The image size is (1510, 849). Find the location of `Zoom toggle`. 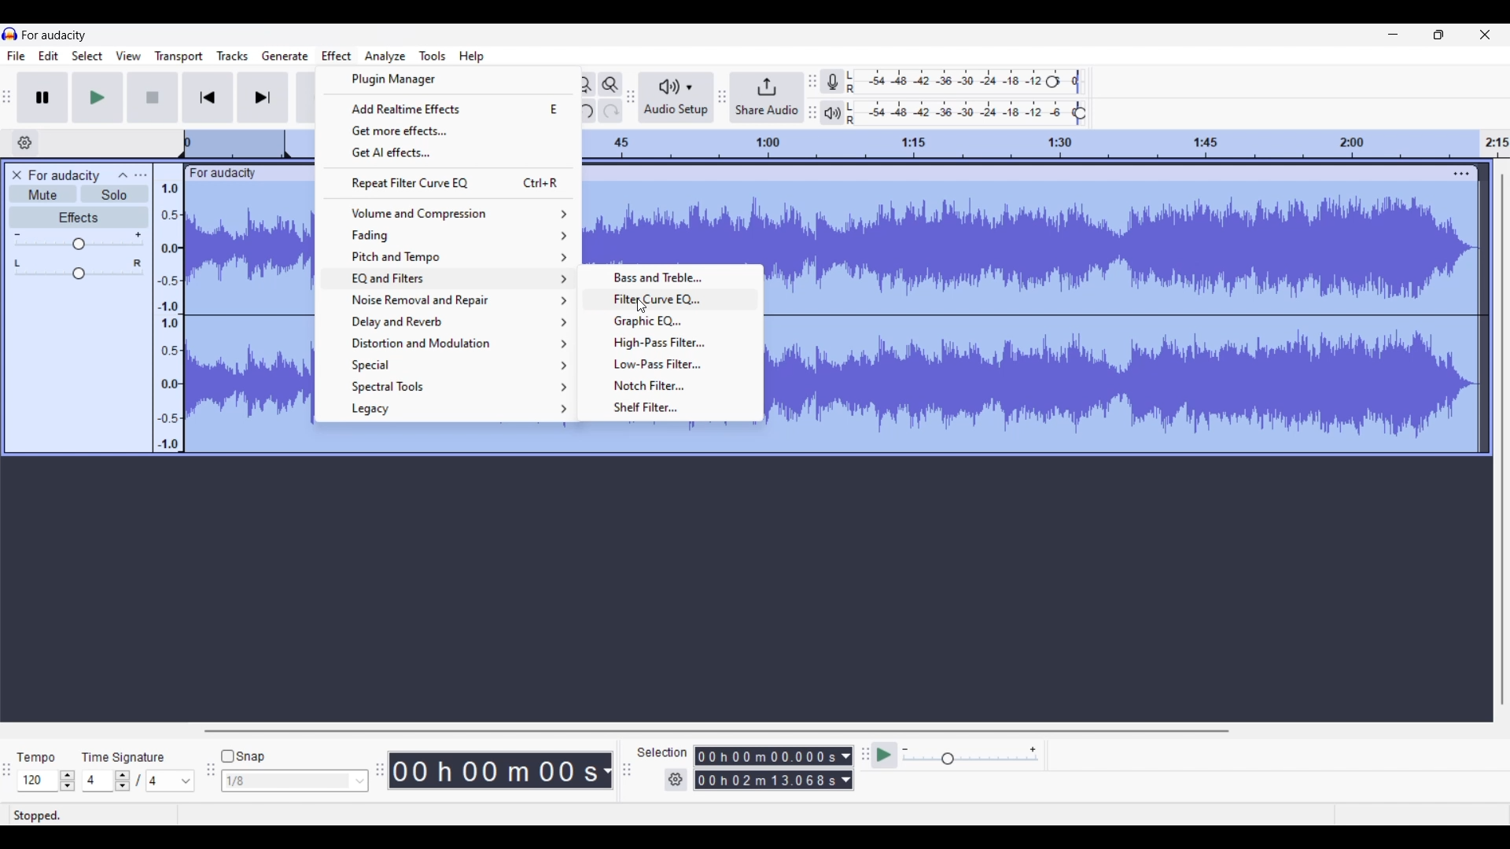

Zoom toggle is located at coordinates (611, 84).